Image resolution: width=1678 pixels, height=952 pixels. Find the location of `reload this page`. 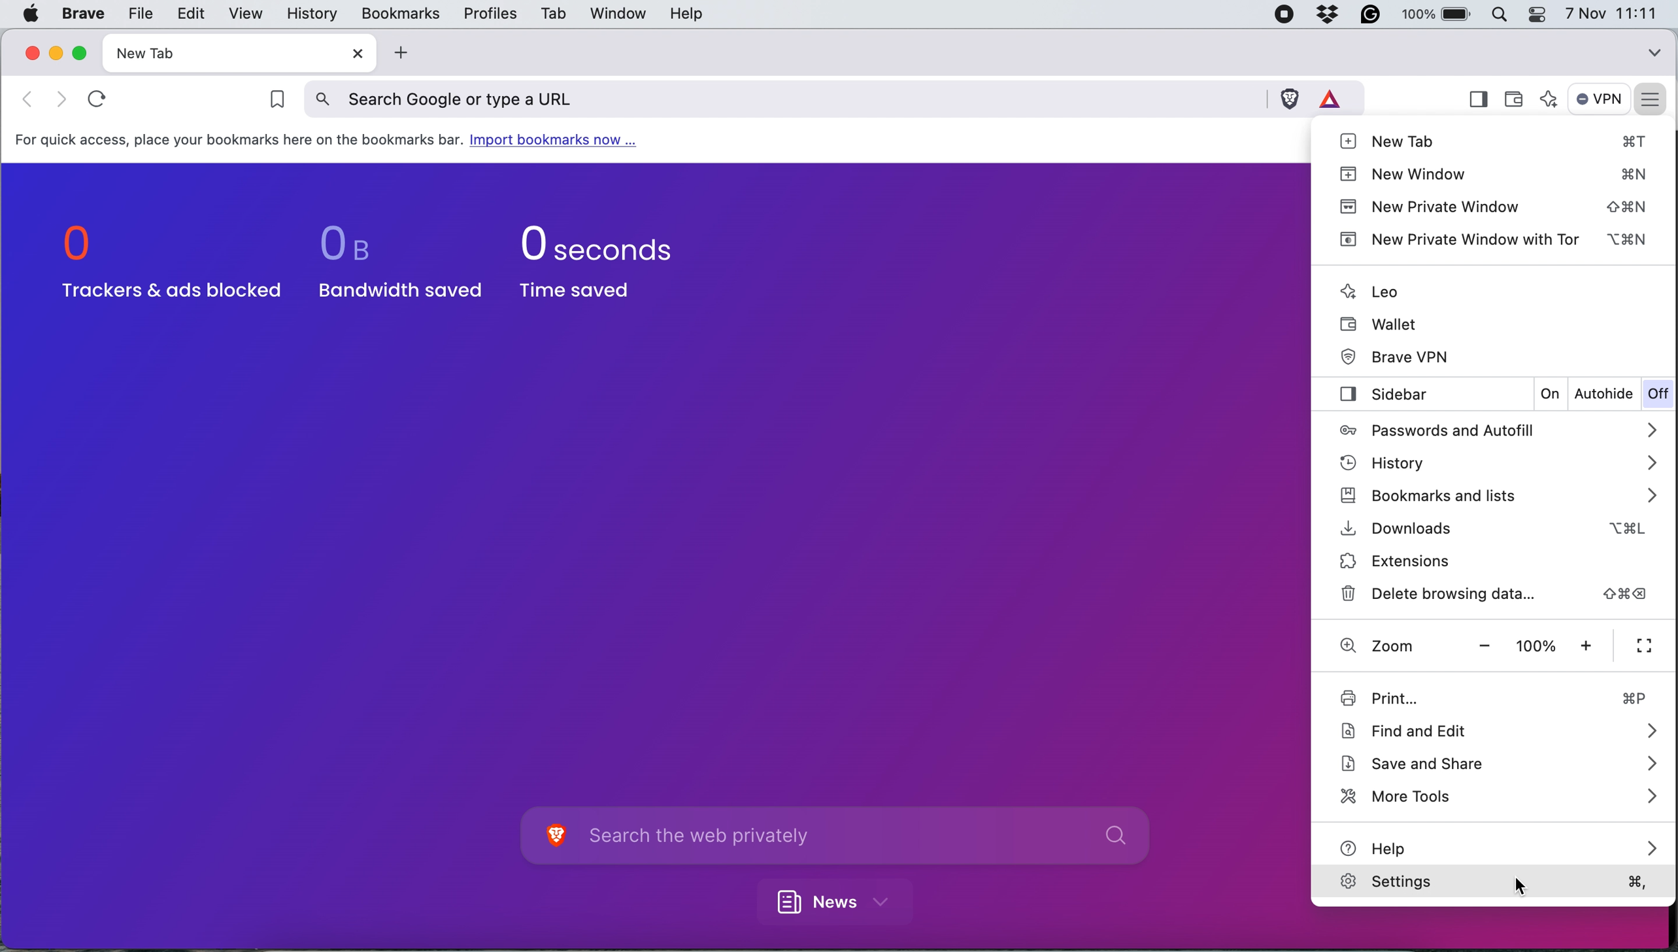

reload this page is located at coordinates (95, 97).